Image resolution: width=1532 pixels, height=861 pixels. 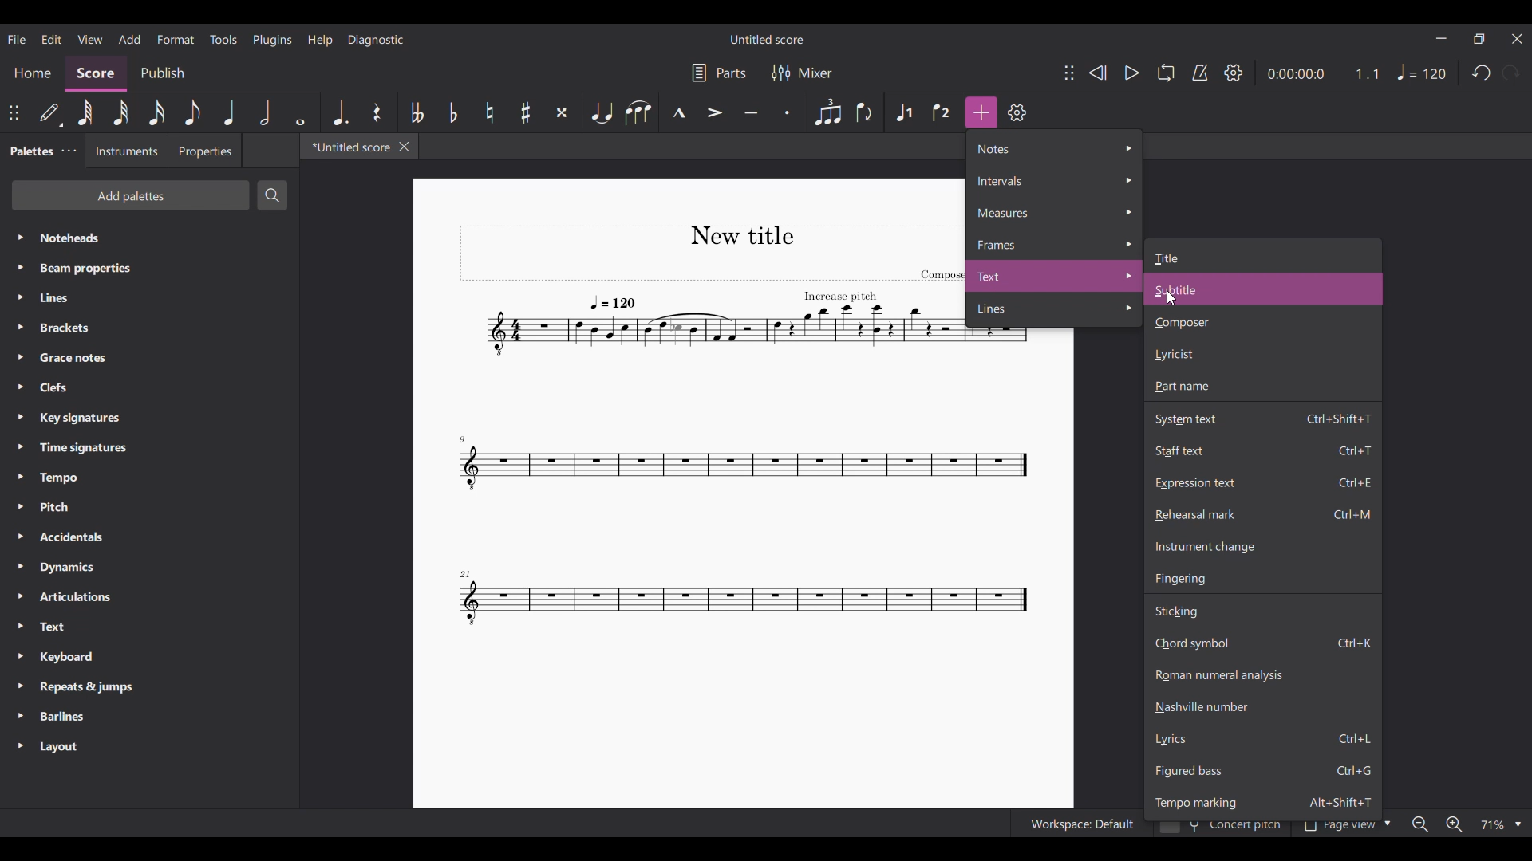 What do you see at coordinates (1234, 73) in the screenshot?
I see `Settings` at bounding box center [1234, 73].